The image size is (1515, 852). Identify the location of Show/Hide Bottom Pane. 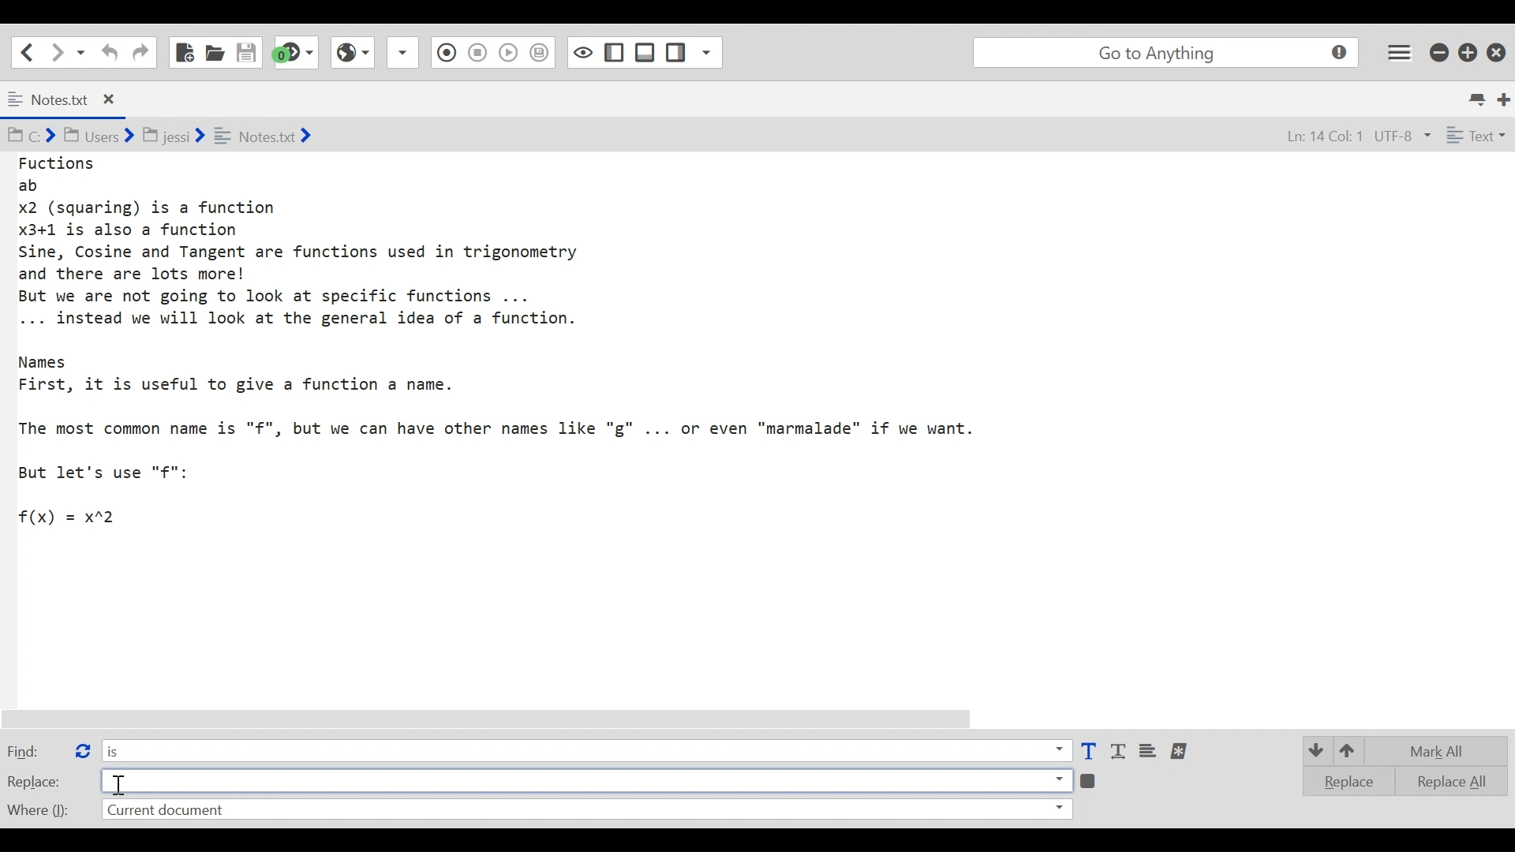
(615, 53).